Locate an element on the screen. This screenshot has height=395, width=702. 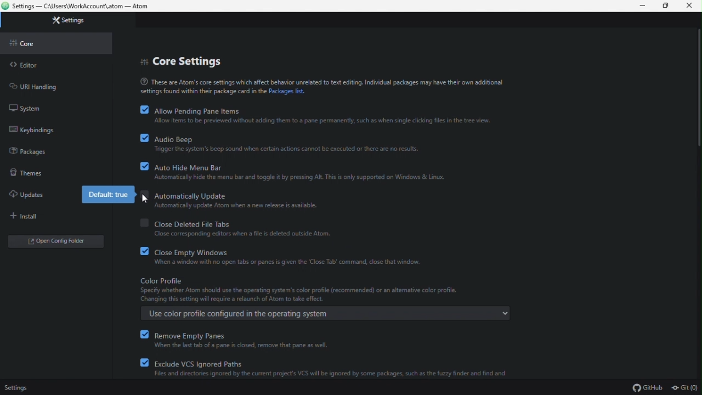
keybinding is located at coordinates (32, 127).